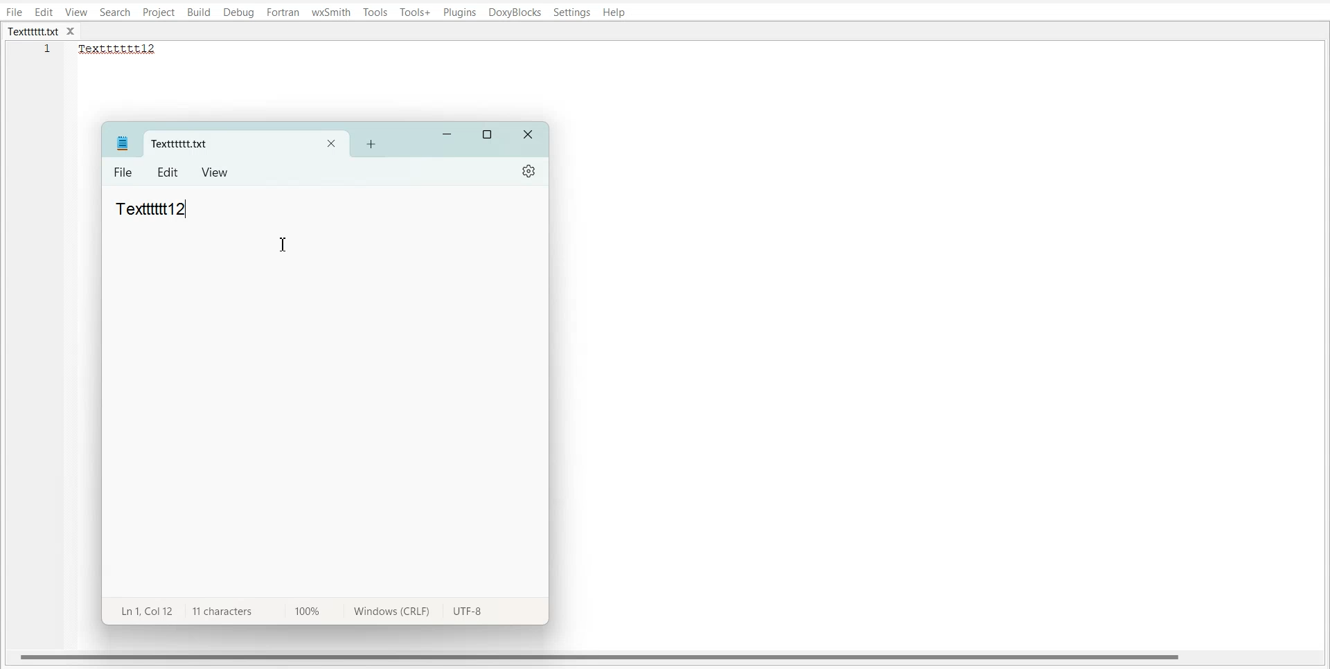 This screenshot has height=669, width=1330. Describe the element at coordinates (215, 172) in the screenshot. I see `View` at that location.